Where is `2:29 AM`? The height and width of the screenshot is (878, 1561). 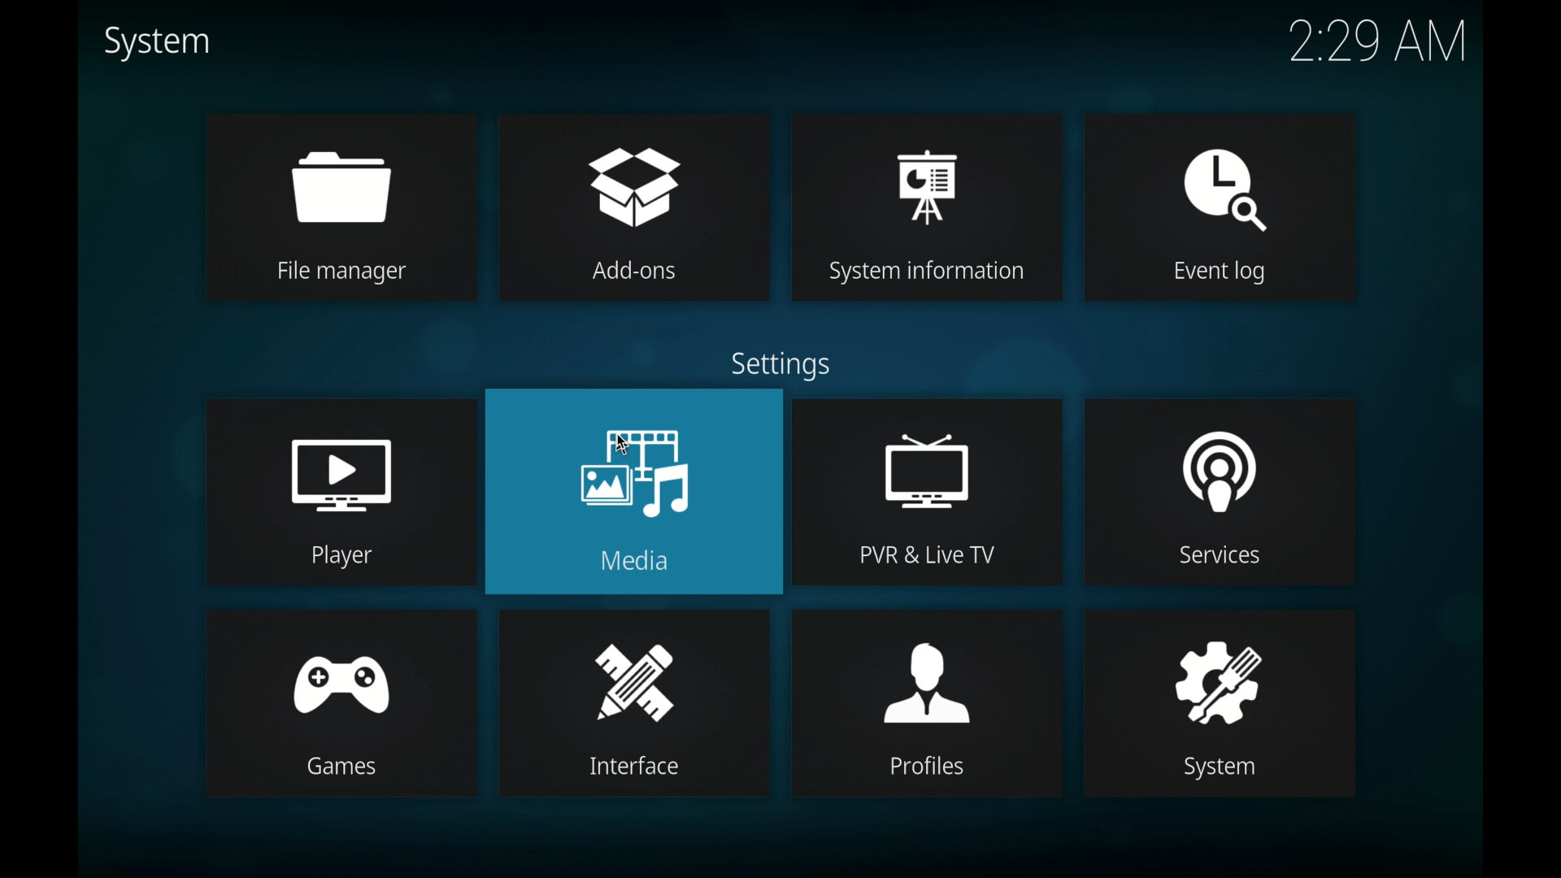 2:29 AM is located at coordinates (1378, 47).